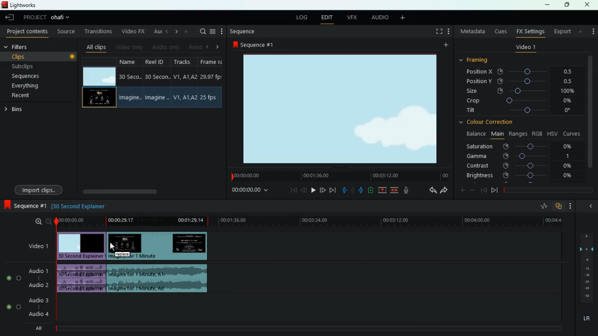 Image resolution: width=598 pixels, height=336 pixels. Describe the element at coordinates (439, 32) in the screenshot. I see `full screen` at that location.